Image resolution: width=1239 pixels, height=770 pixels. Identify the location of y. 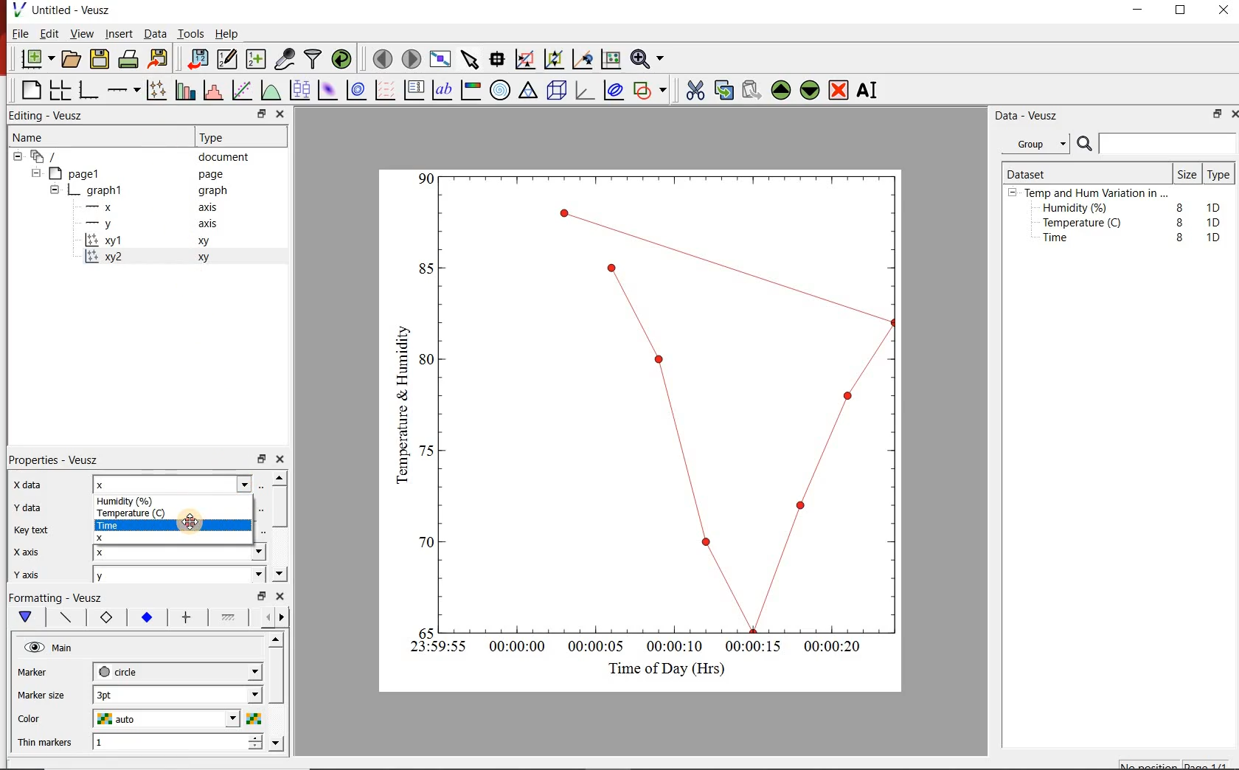
(112, 223).